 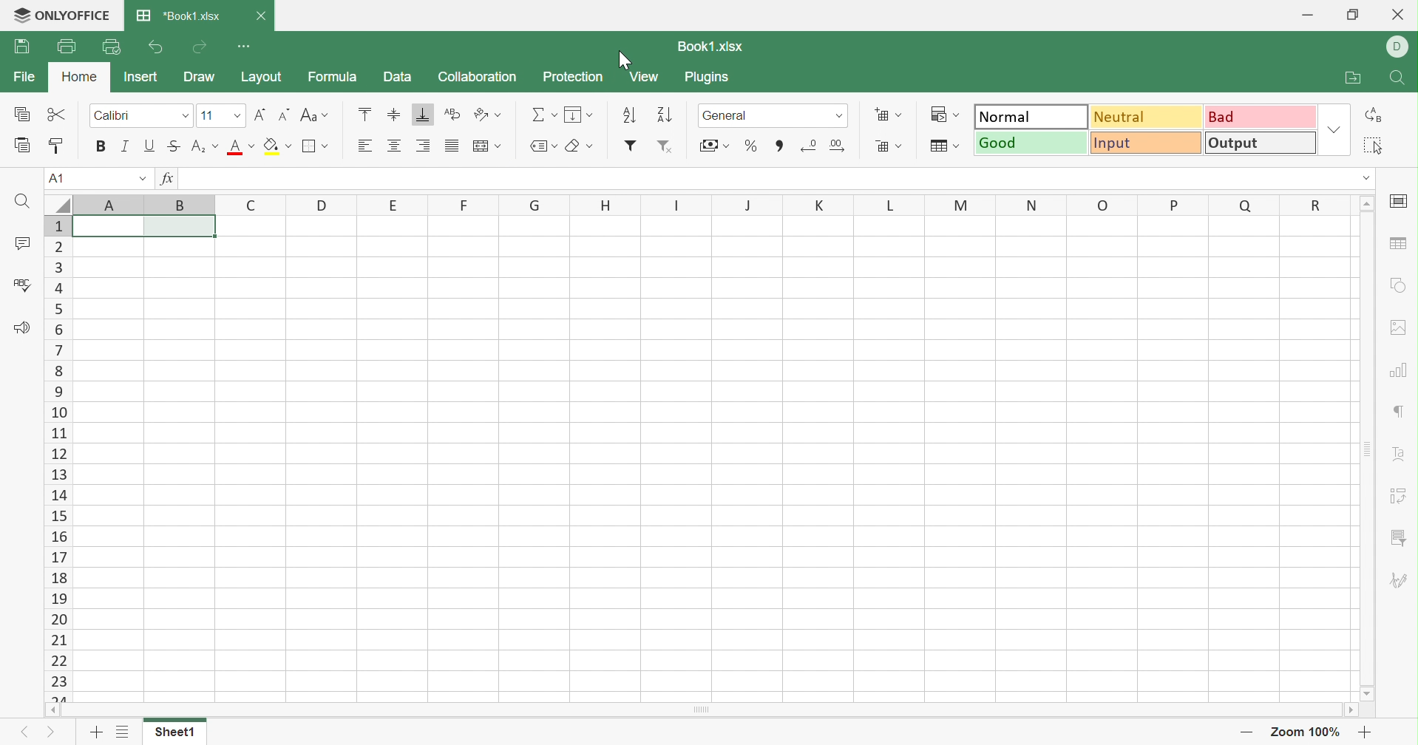 I want to click on Home, so click(x=83, y=78).